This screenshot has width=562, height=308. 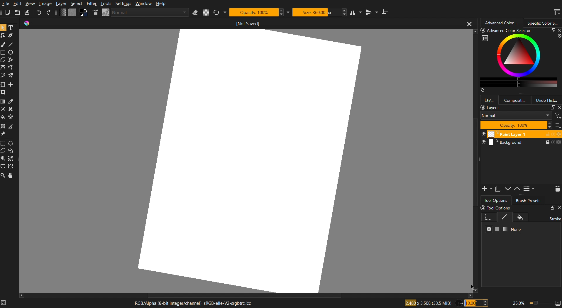 I want to click on Select, so click(x=77, y=4).